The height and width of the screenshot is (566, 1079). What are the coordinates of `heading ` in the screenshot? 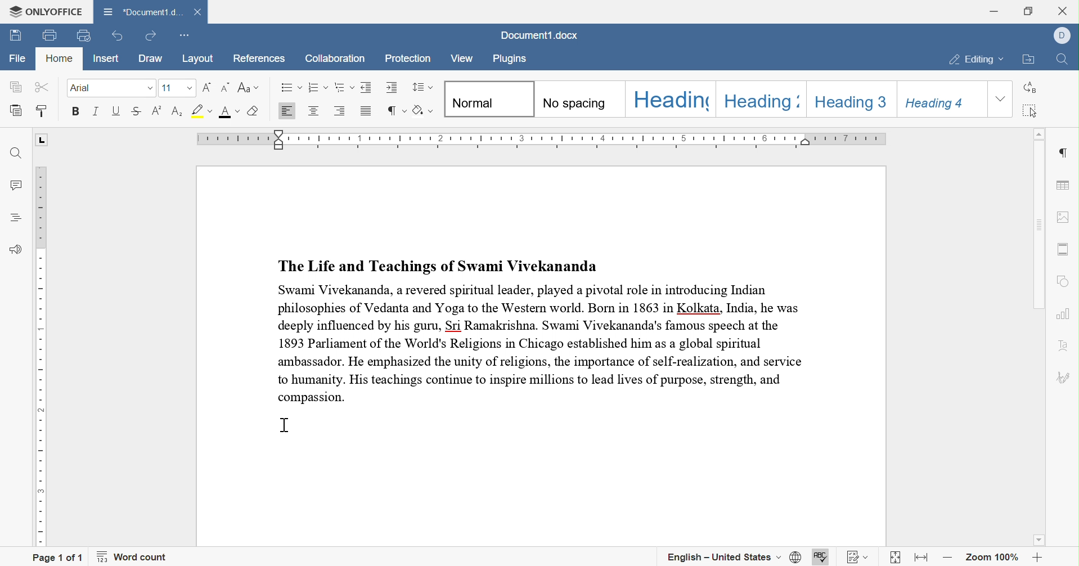 It's located at (768, 100).